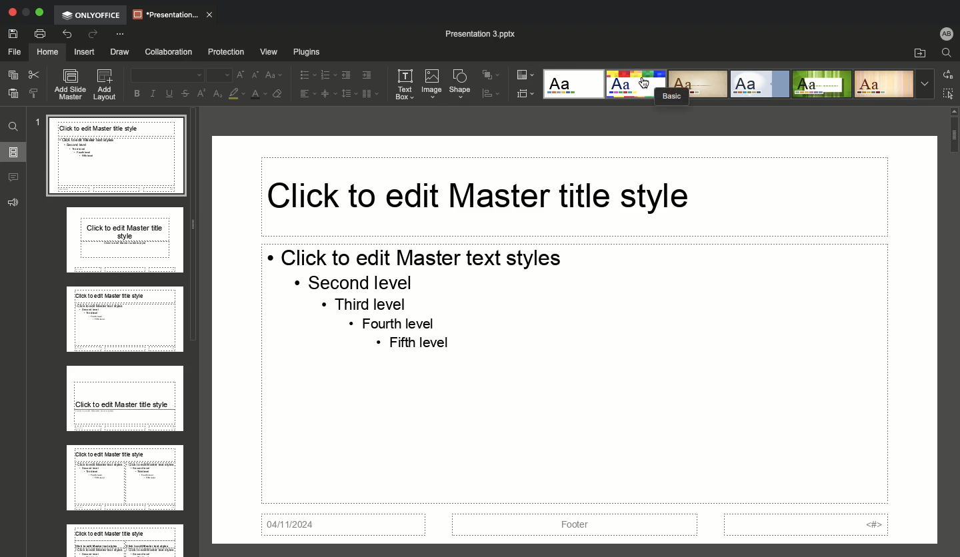 This screenshot has width=960, height=557. What do you see at coordinates (461, 85) in the screenshot?
I see `Shape` at bounding box center [461, 85].